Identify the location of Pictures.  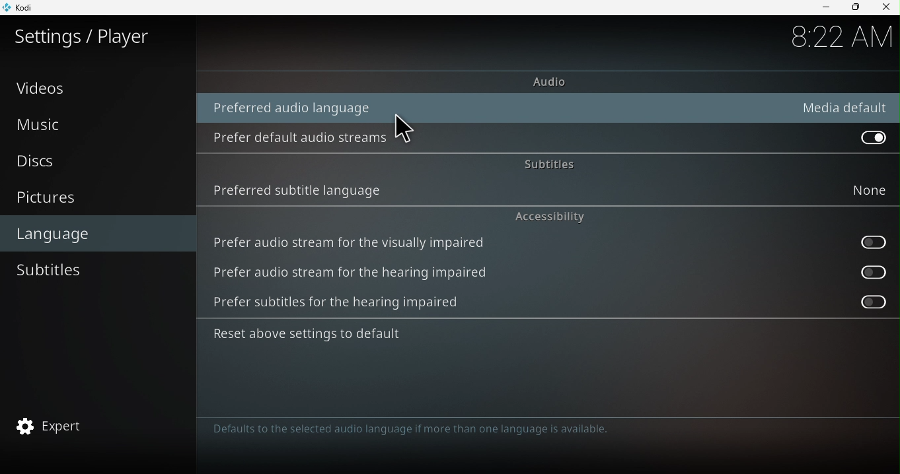
(97, 199).